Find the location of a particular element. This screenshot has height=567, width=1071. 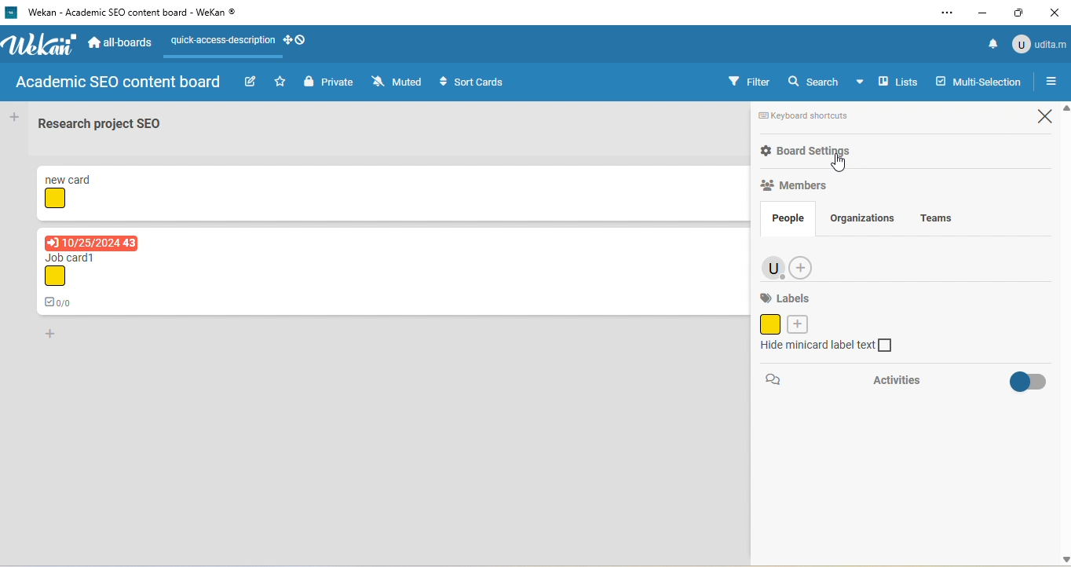

maximize is located at coordinates (1022, 12).